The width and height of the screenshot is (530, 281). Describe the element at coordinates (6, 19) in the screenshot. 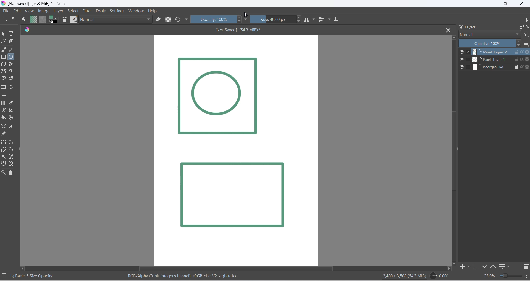

I see `new file` at that location.